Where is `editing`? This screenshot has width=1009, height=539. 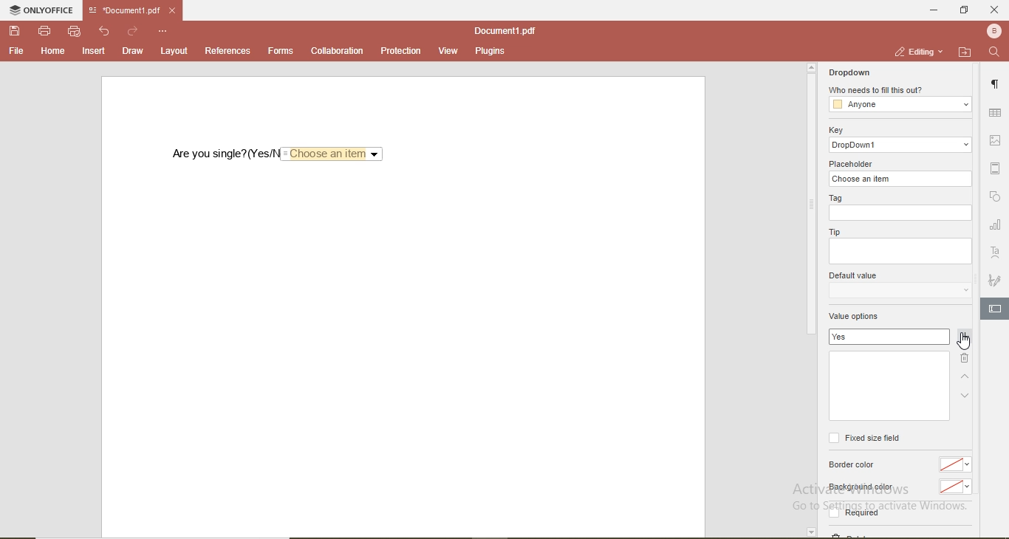
editing is located at coordinates (920, 50).